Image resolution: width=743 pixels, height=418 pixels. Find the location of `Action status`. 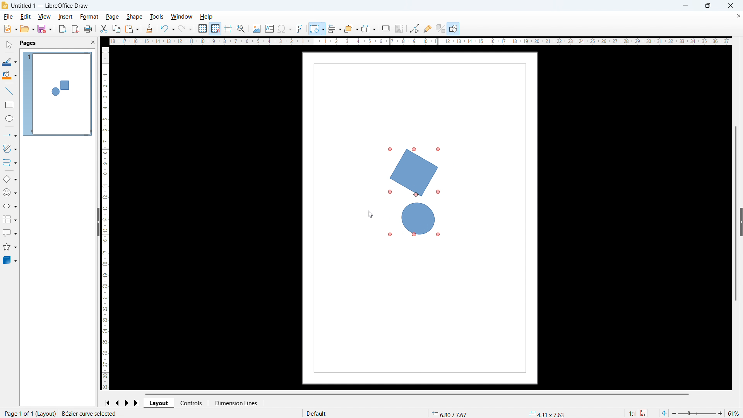

Action status is located at coordinates (97, 413).